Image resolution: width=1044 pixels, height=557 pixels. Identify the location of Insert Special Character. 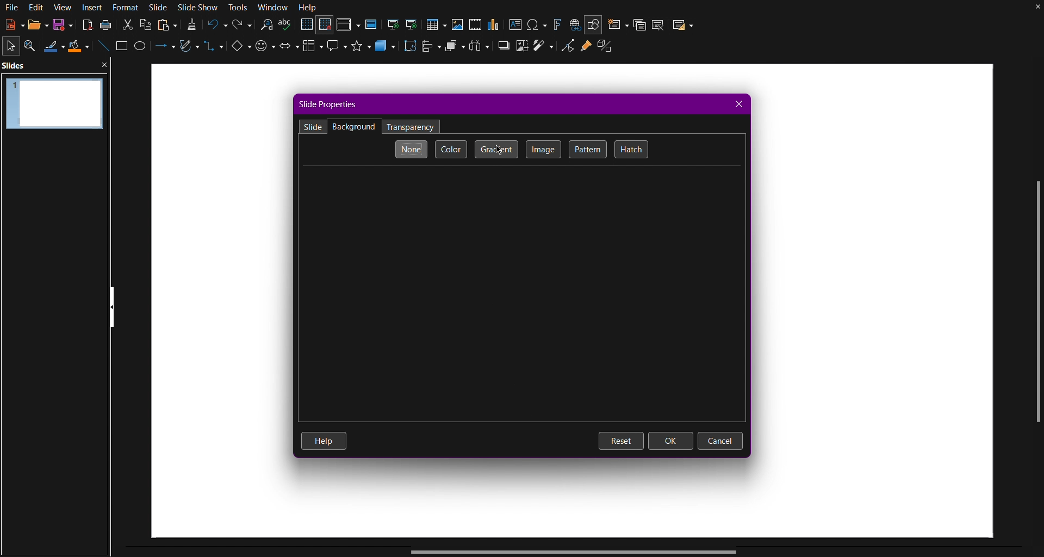
(538, 24).